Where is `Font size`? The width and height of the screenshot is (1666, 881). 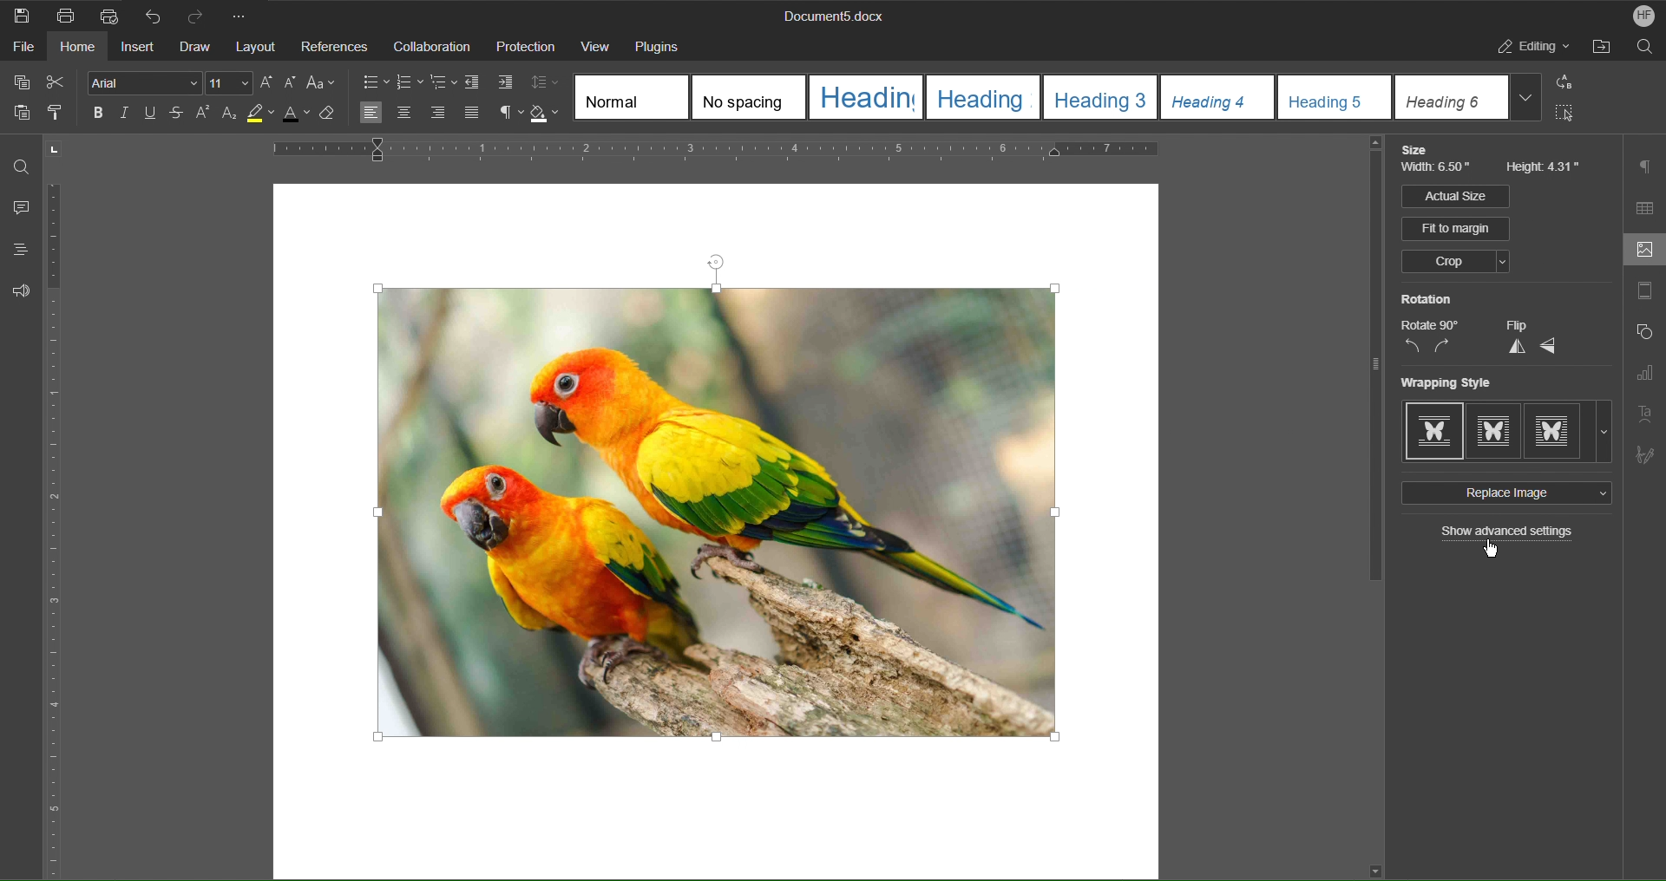
Font size is located at coordinates (231, 83).